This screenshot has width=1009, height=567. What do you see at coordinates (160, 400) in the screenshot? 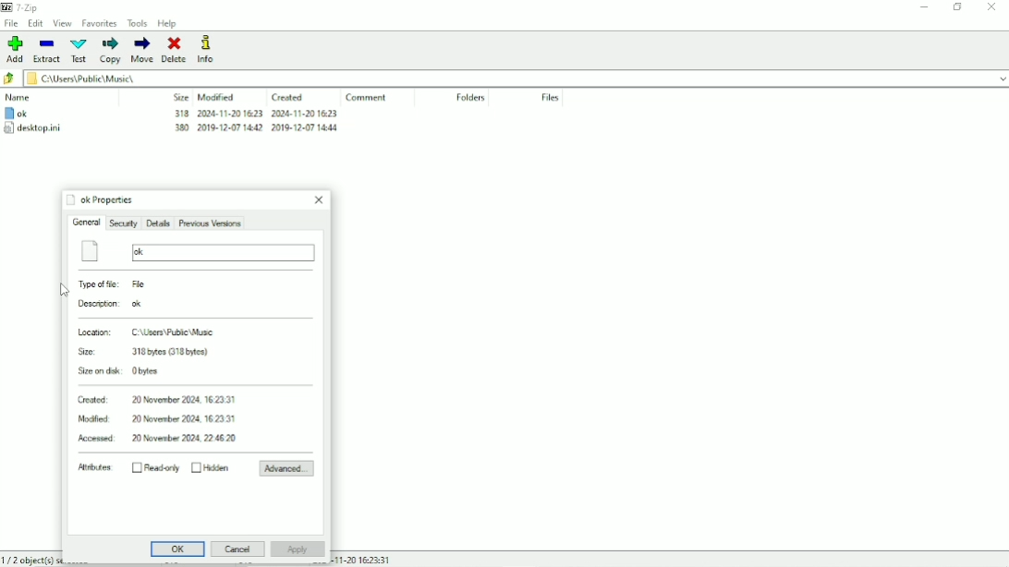
I see `Created` at bounding box center [160, 400].